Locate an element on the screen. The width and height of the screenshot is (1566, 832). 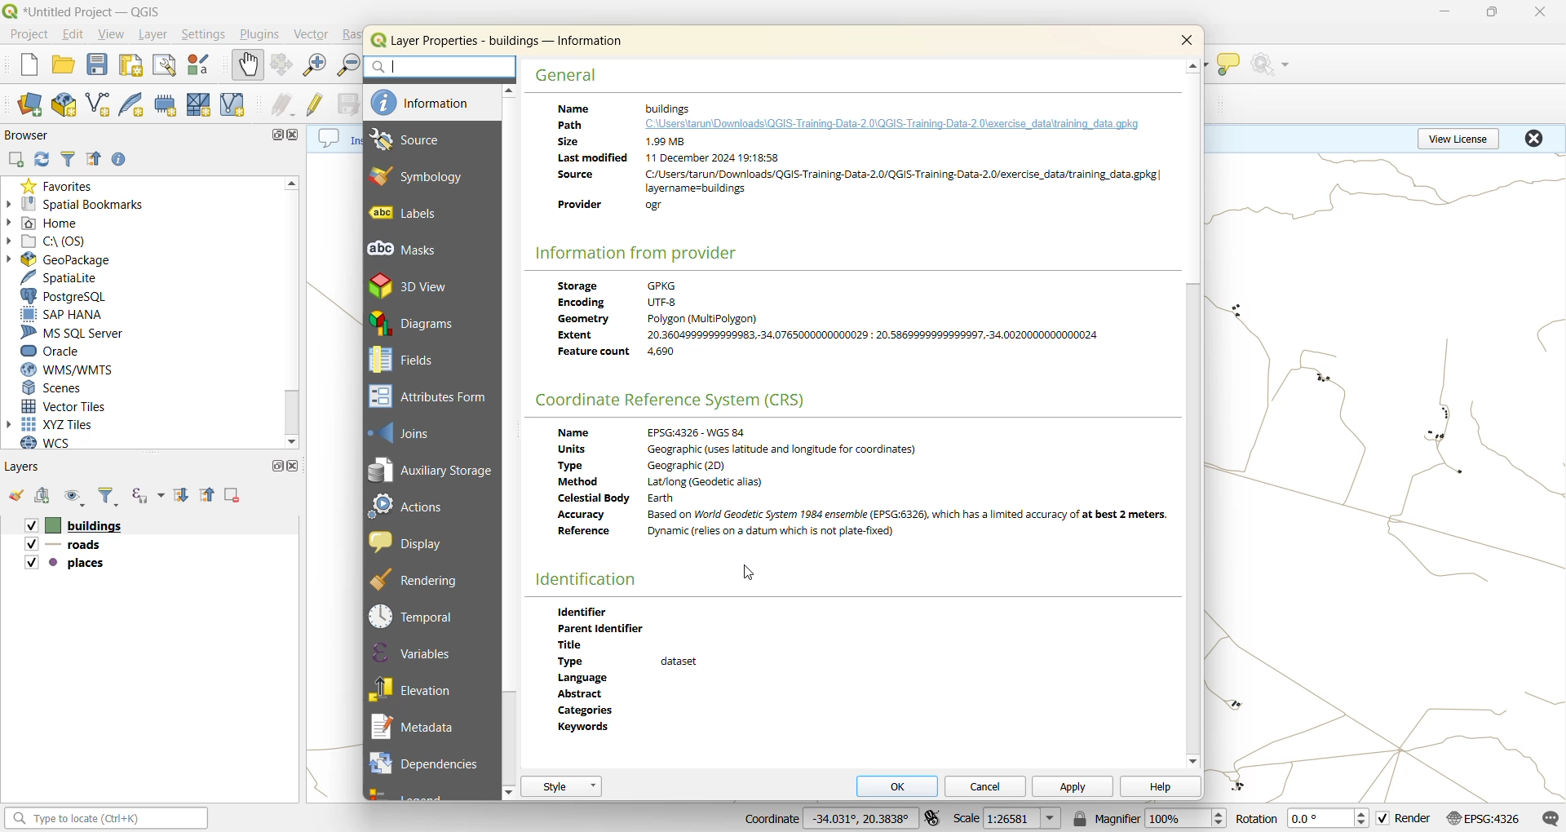
temporal is located at coordinates (416, 615).